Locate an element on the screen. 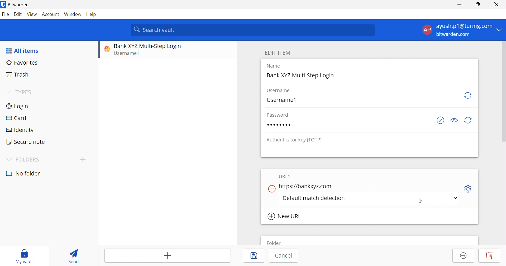 The width and height of the screenshot is (506, 266). Move to organisation is located at coordinates (464, 256).